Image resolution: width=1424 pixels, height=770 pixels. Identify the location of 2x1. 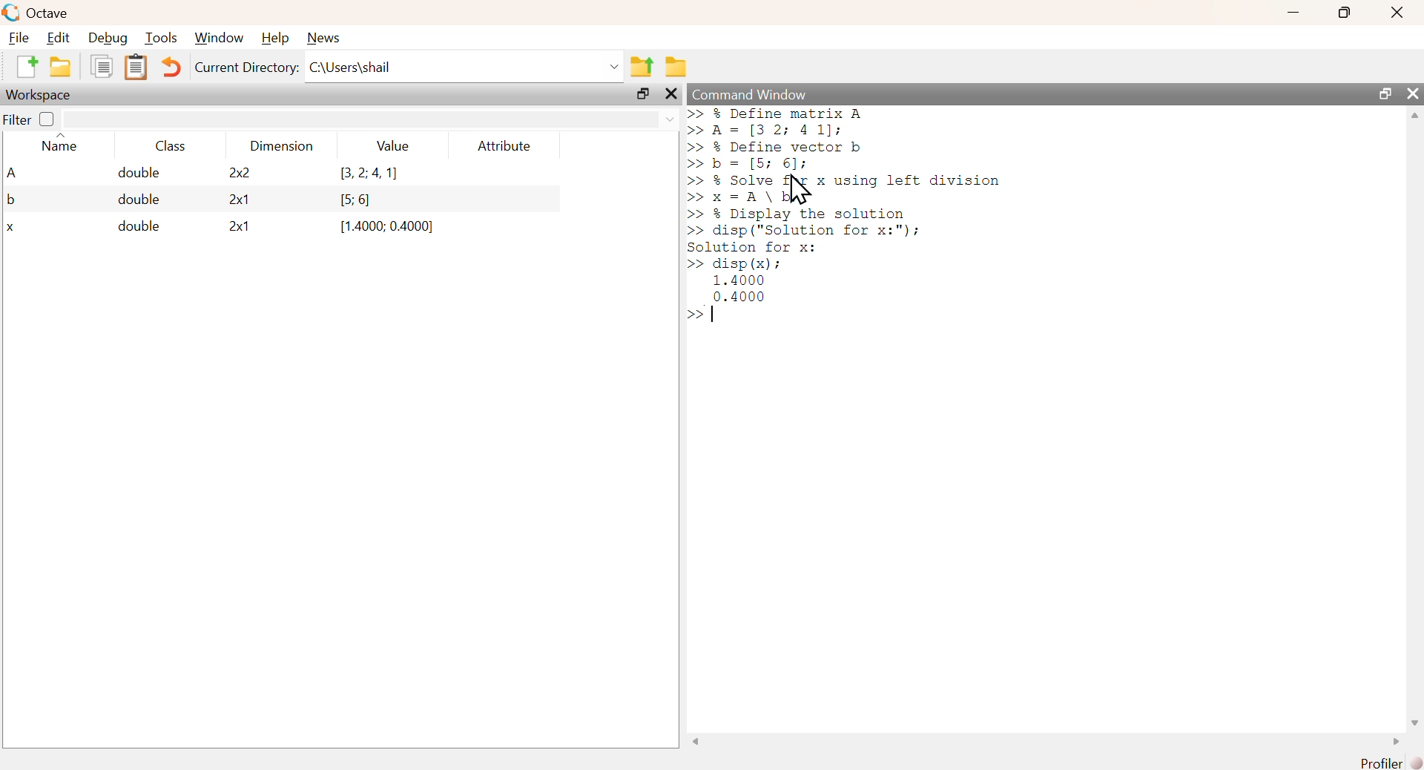
(230, 200).